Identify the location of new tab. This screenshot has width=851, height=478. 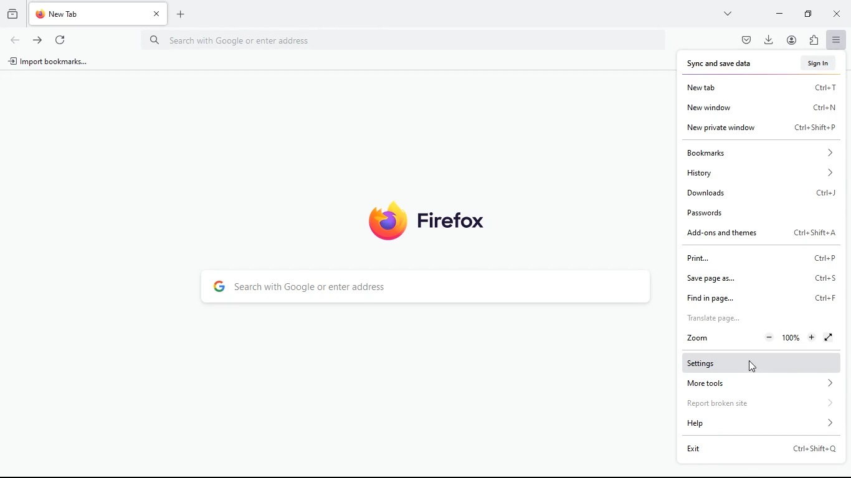
(764, 87).